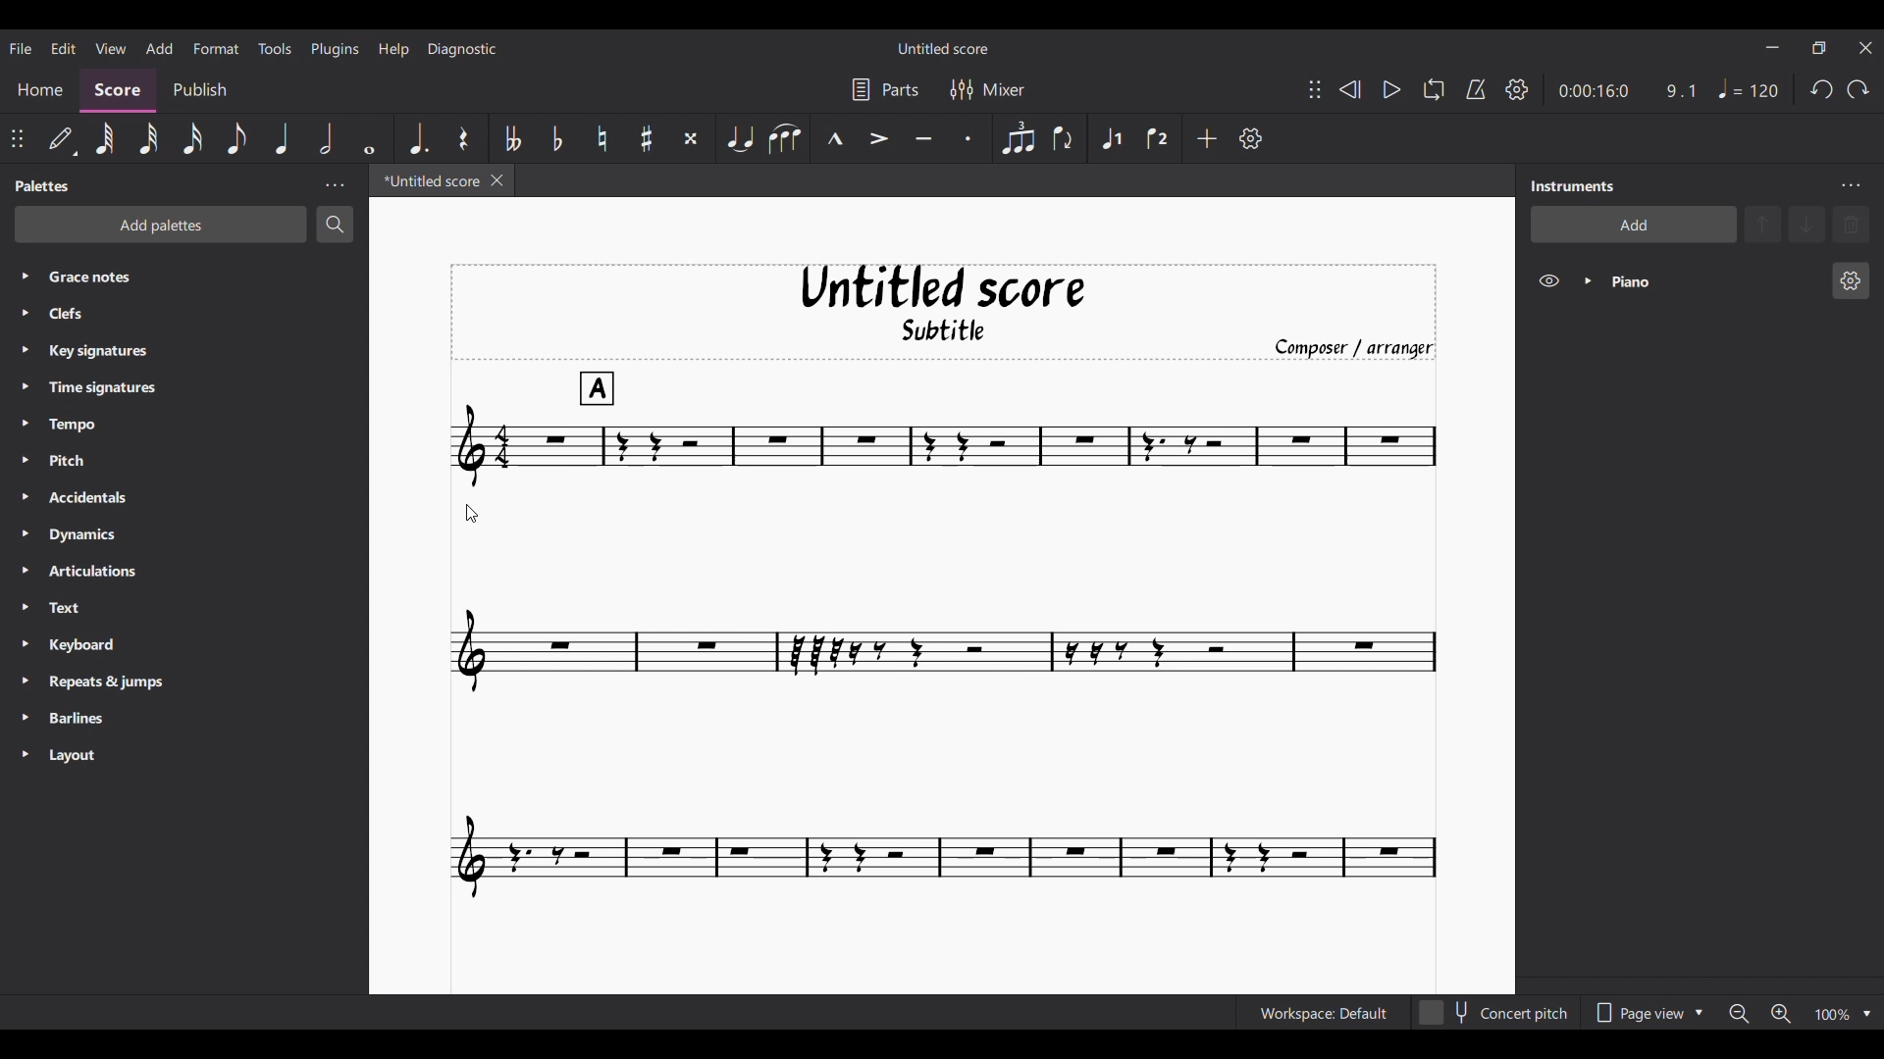  What do you see at coordinates (115, 353) in the screenshot?
I see `Key signatures.` at bounding box center [115, 353].